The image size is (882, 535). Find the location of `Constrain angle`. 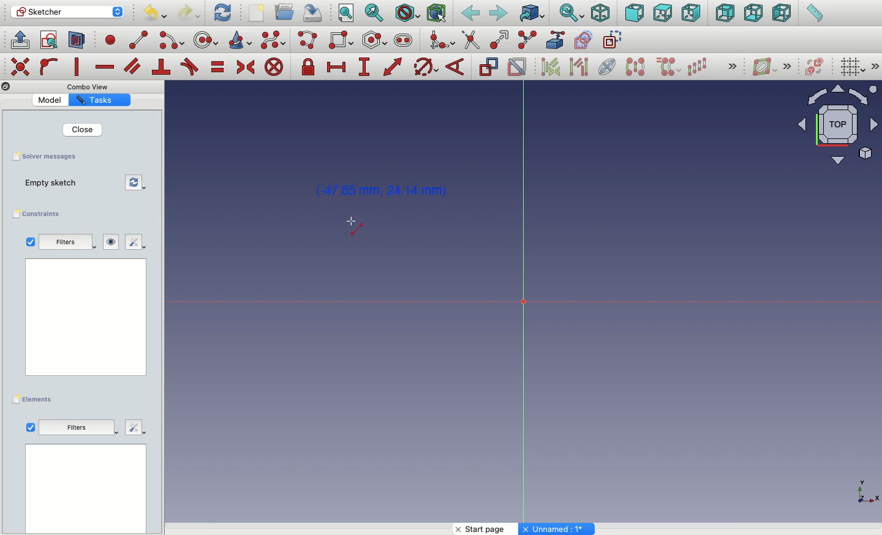

Constrain angle is located at coordinates (456, 67).